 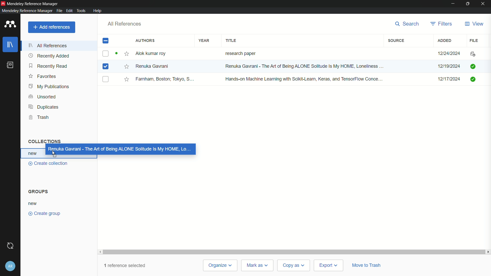 I want to click on Checkbox, so click(x=105, y=67).